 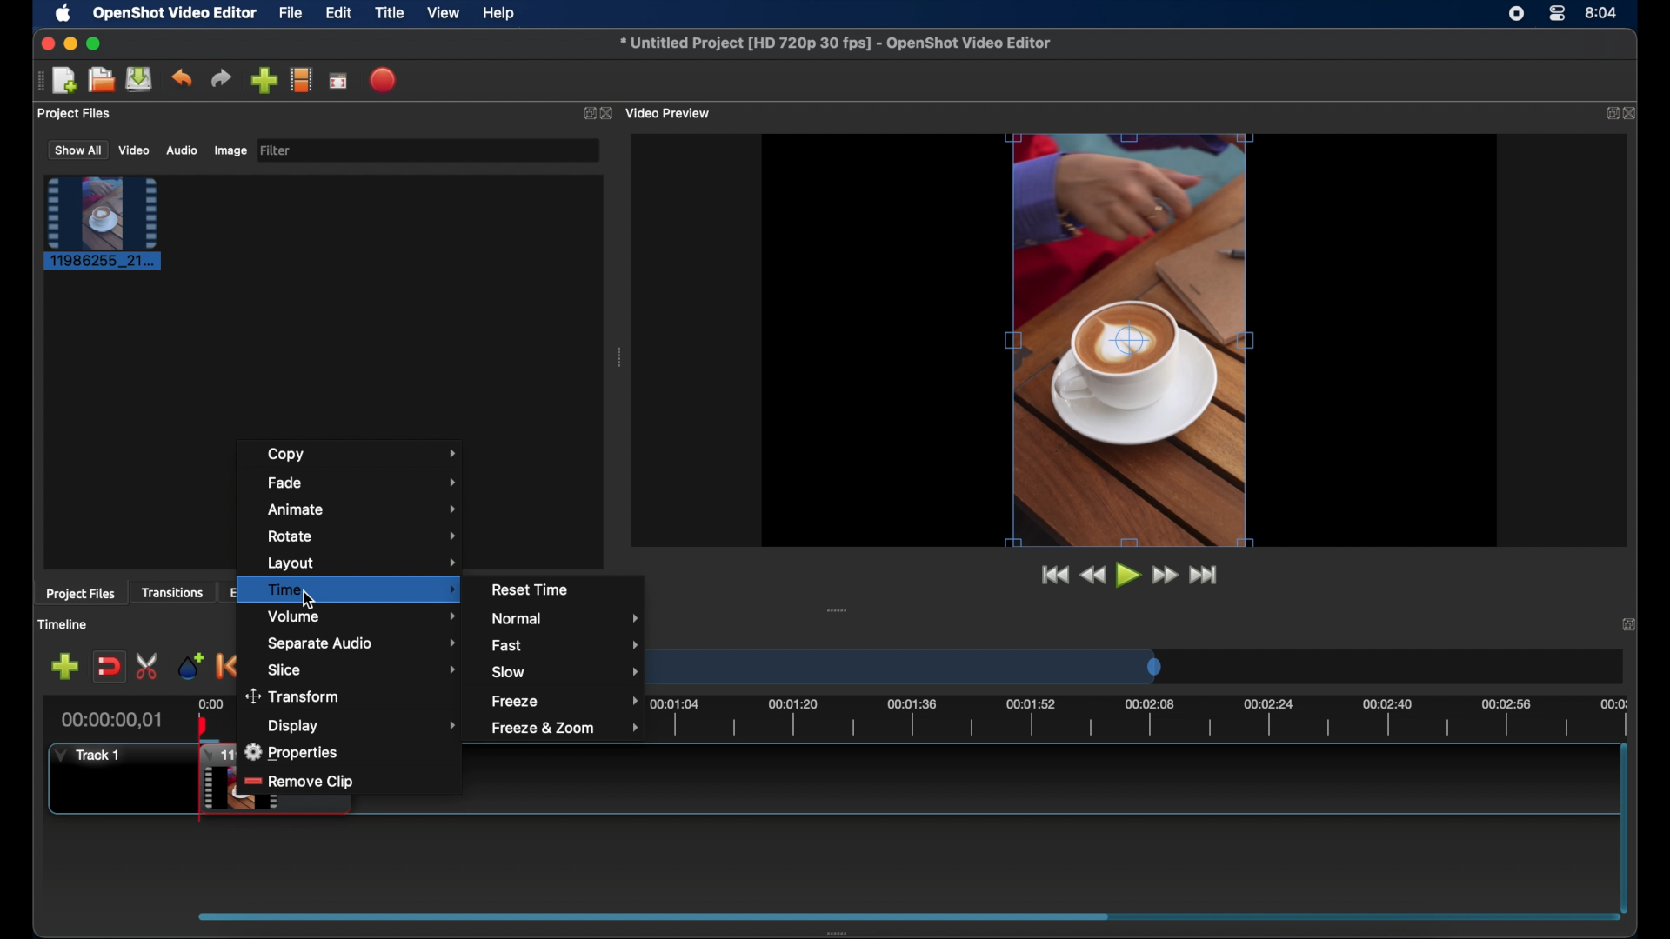 What do you see at coordinates (315, 604) in the screenshot?
I see `cursor` at bounding box center [315, 604].